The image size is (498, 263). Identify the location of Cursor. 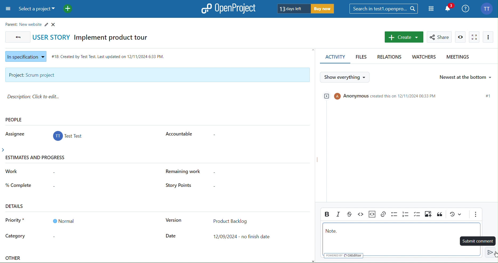
(495, 255).